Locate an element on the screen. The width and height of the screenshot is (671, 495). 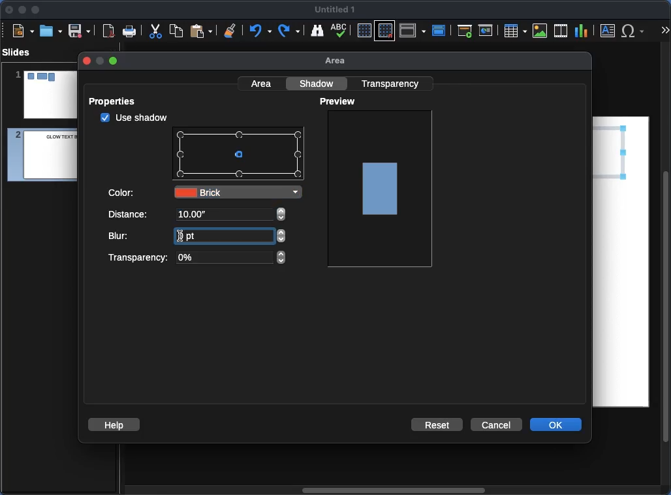
Transparency is located at coordinates (195, 258).